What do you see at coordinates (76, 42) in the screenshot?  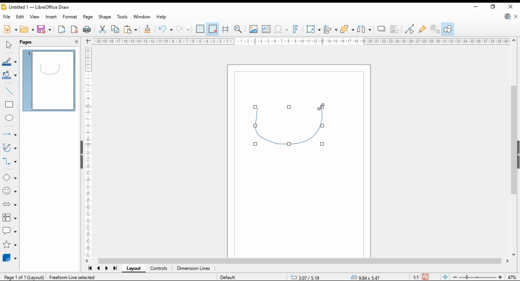 I see `close pane` at bounding box center [76, 42].